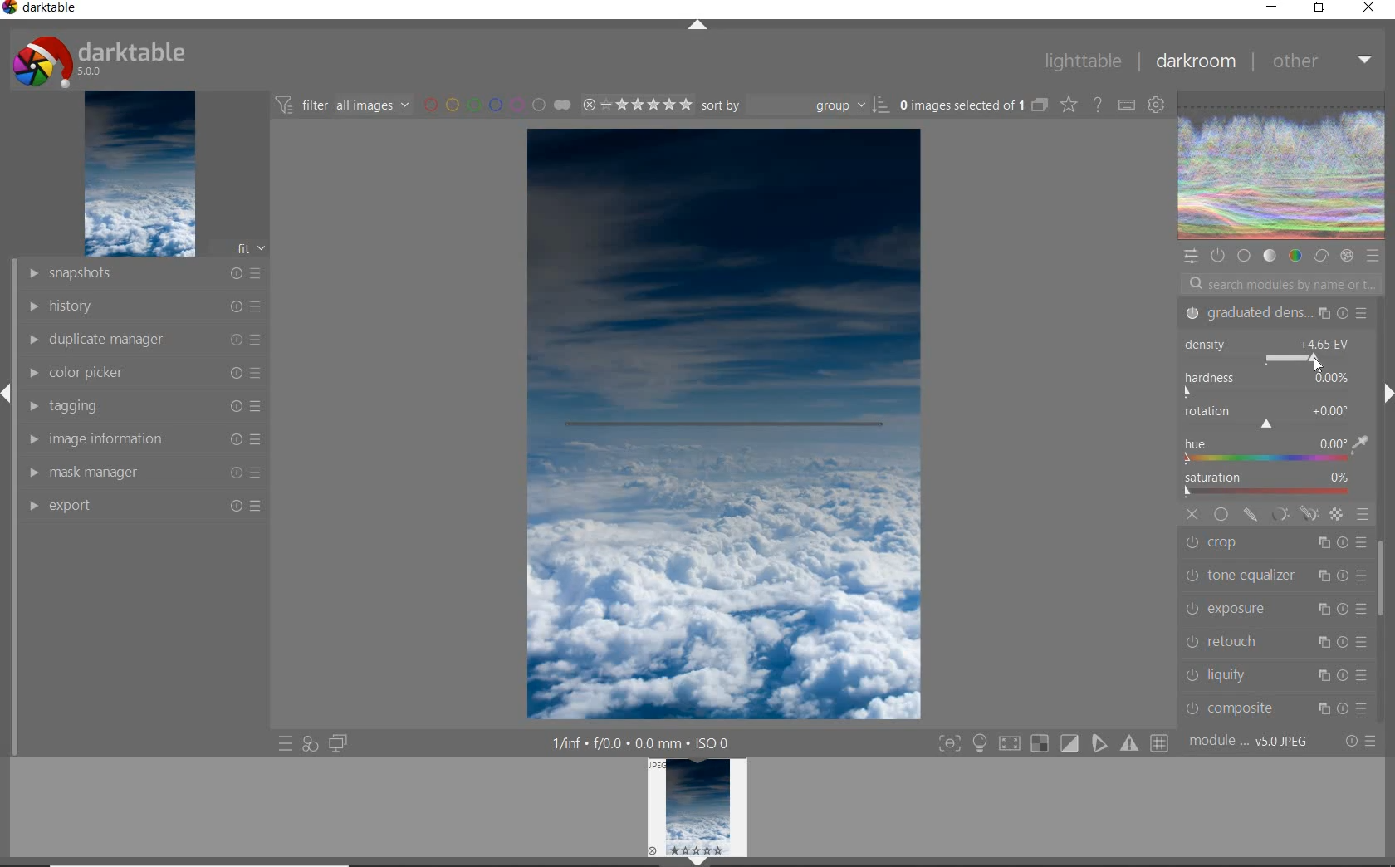  I want to click on MASK MANAGER, so click(147, 472).